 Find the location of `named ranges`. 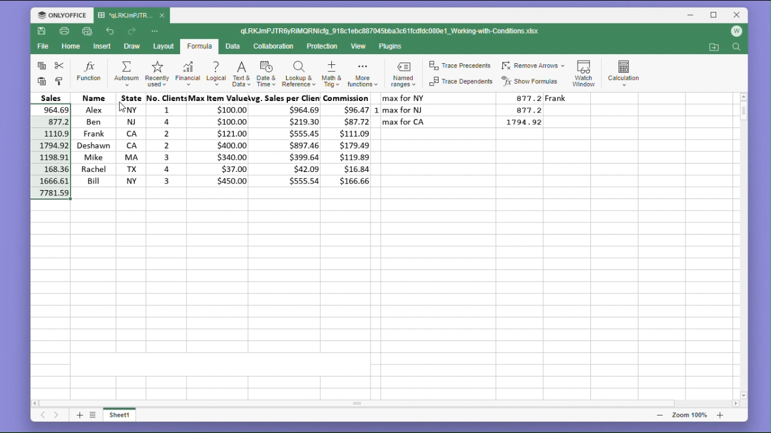

named ranges is located at coordinates (402, 76).